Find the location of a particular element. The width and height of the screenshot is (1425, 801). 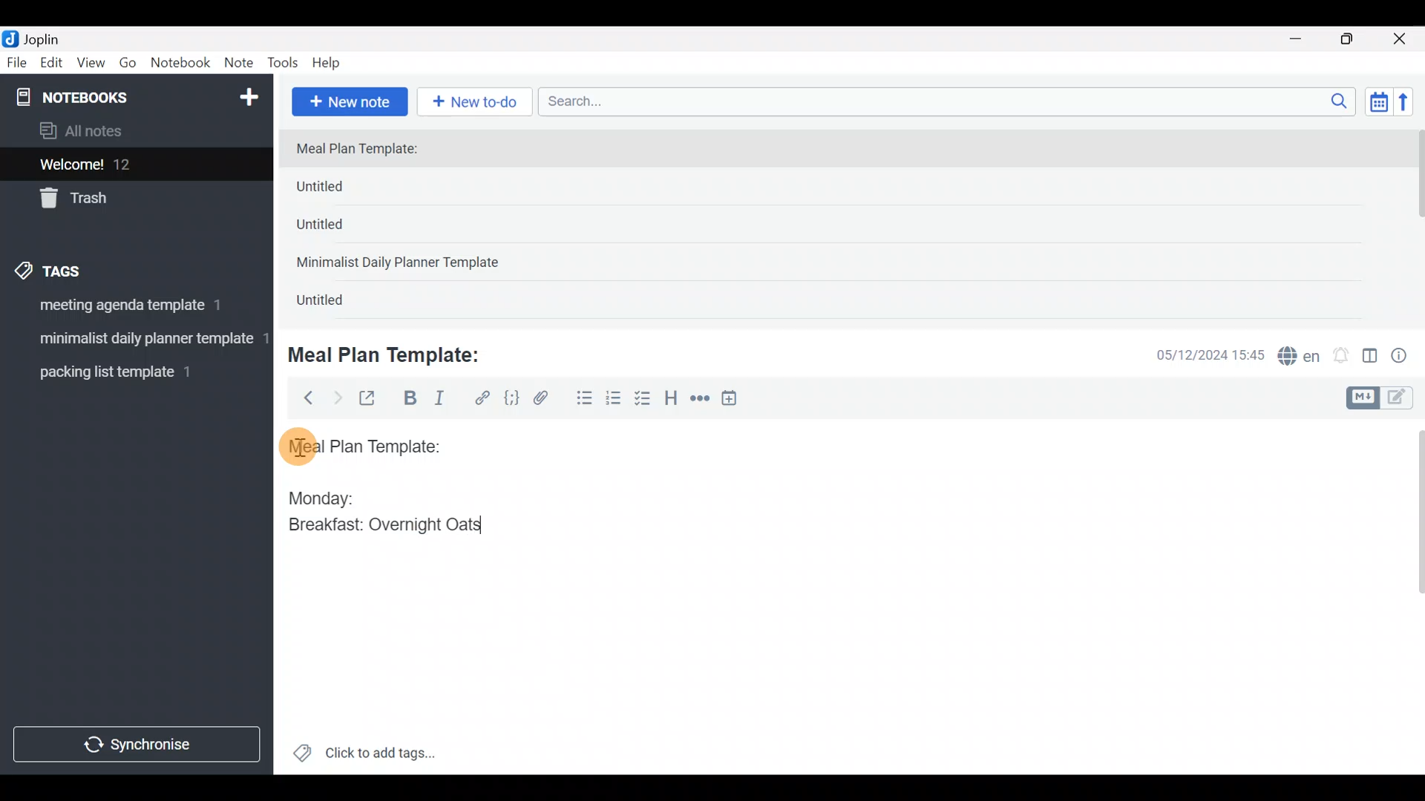

Click to add tags is located at coordinates (364, 758).